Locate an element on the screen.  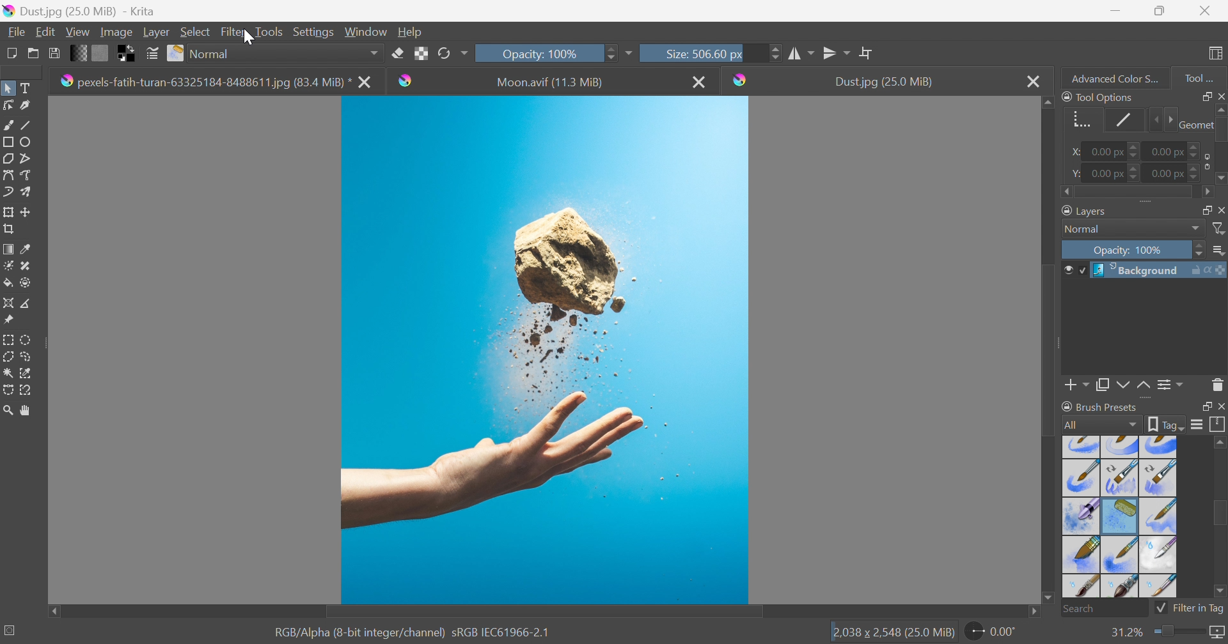
File is located at coordinates (15, 31).